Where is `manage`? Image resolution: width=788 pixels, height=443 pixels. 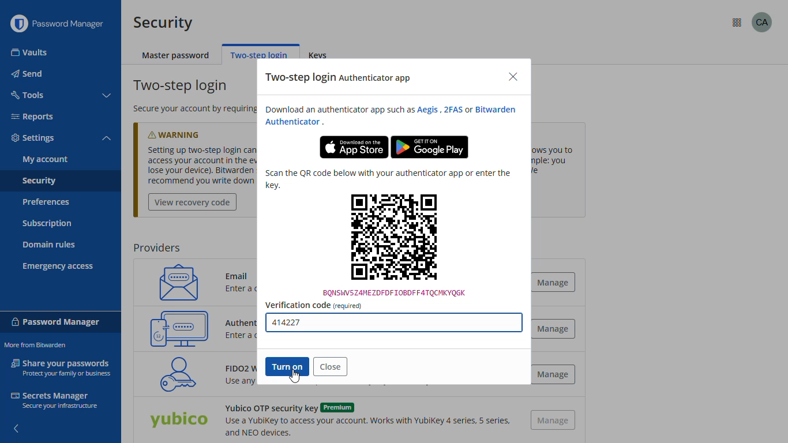 manage is located at coordinates (554, 421).